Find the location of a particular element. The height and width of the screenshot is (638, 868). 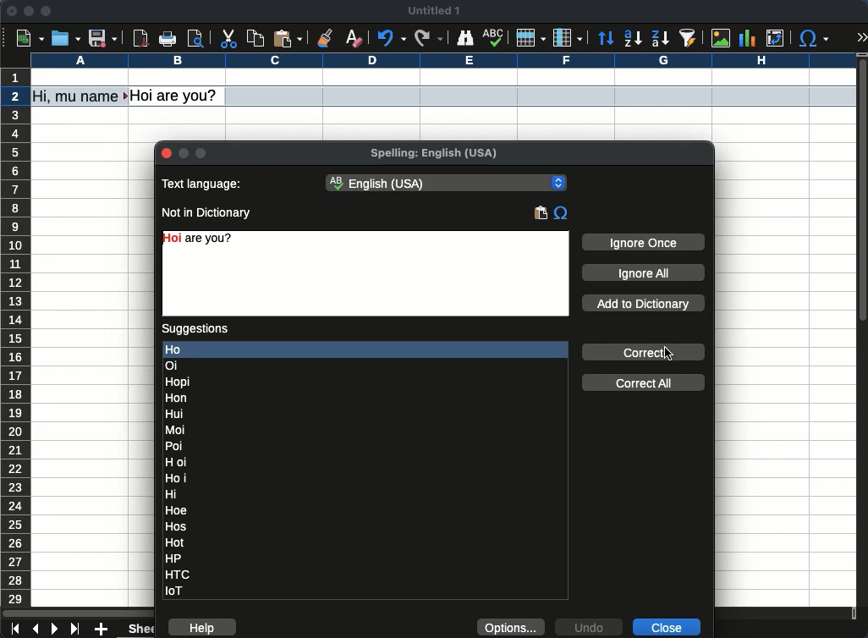

finder is located at coordinates (465, 39).